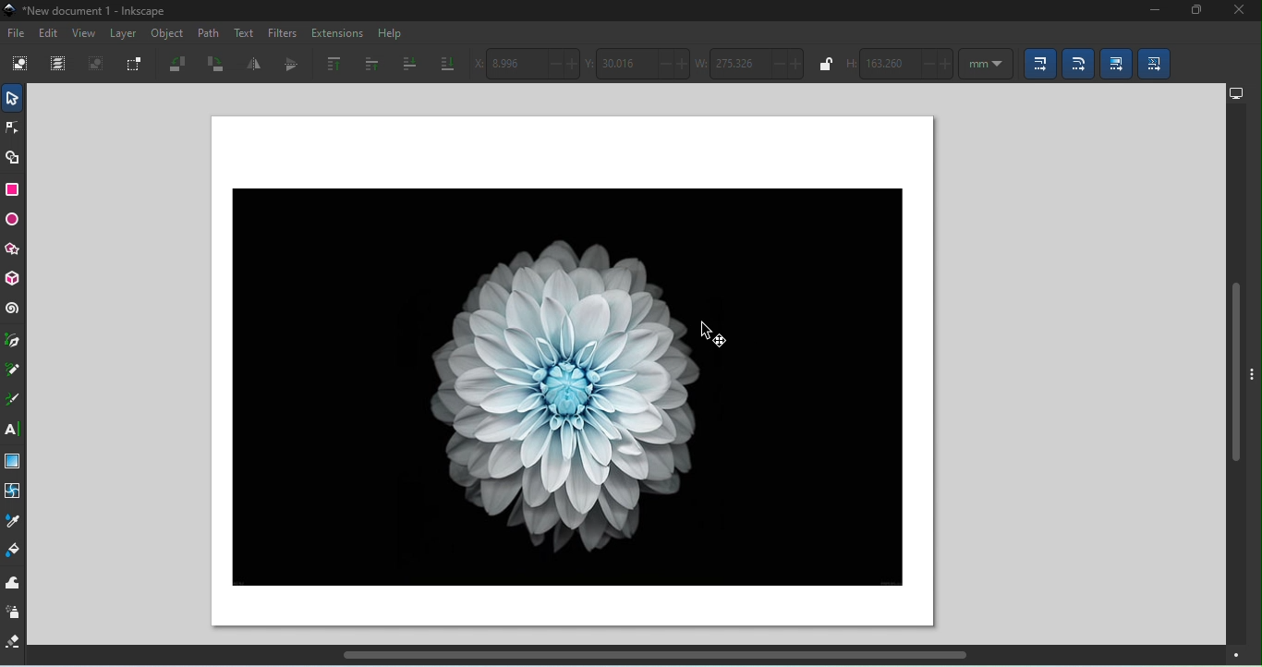  I want to click on lower selection one step, so click(407, 65).